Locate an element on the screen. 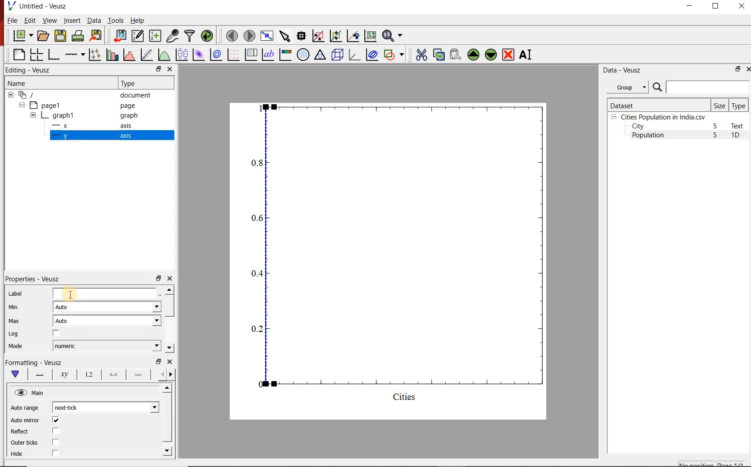 This screenshot has width=751, height=467. base graph is located at coordinates (53, 55).